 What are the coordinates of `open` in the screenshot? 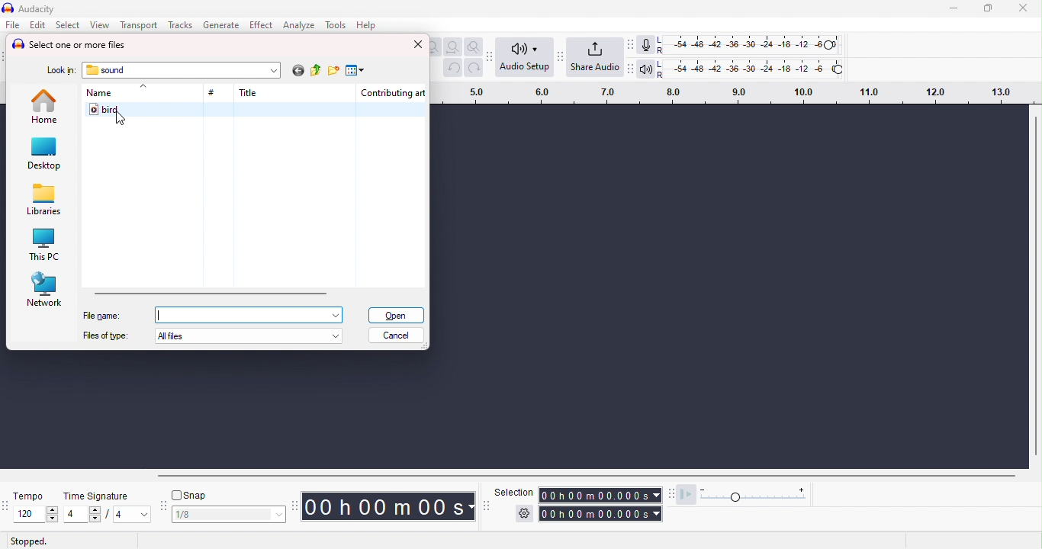 It's located at (396, 315).